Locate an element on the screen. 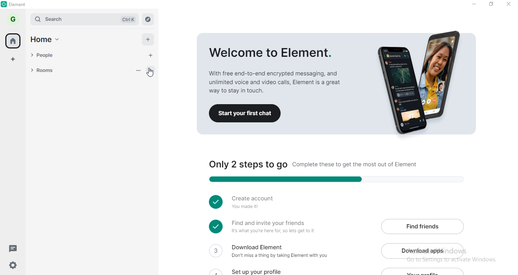 This screenshot has width=518, height=275. add  is located at coordinates (149, 40).